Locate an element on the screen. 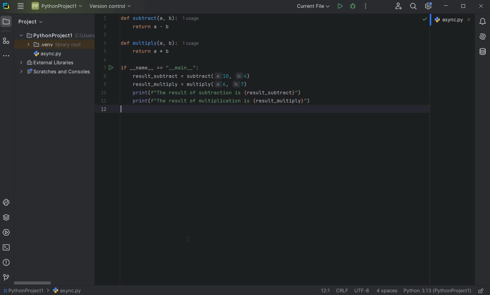 The width and height of the screenshot is (490, 295). indent is located at coordinates (387, 291).